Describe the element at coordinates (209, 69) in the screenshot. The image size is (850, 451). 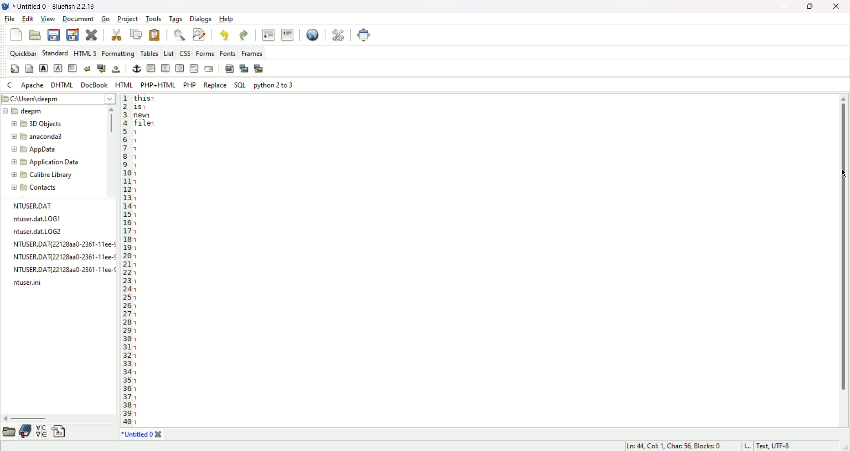
I see `email` at that location.